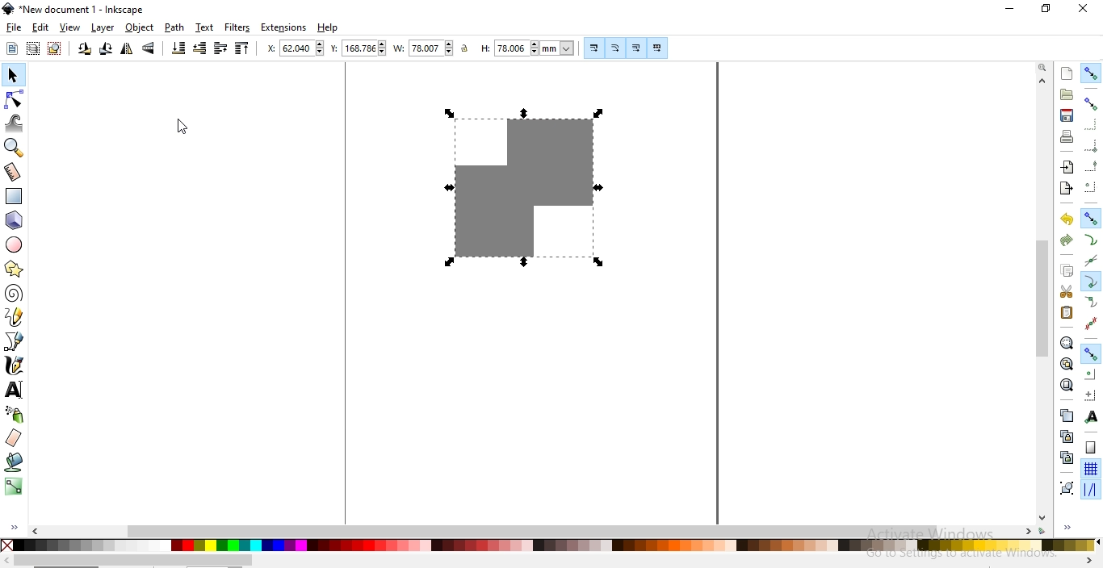 Image resolution: width=1103 pixels, height=568 pixels. I want to click on snap other points, so click(1092, 352).